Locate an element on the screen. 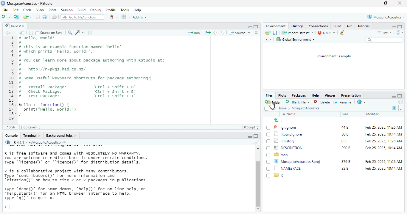 The height and width of the screenshot is (214, 407). size is located at coordinates (349, 114).